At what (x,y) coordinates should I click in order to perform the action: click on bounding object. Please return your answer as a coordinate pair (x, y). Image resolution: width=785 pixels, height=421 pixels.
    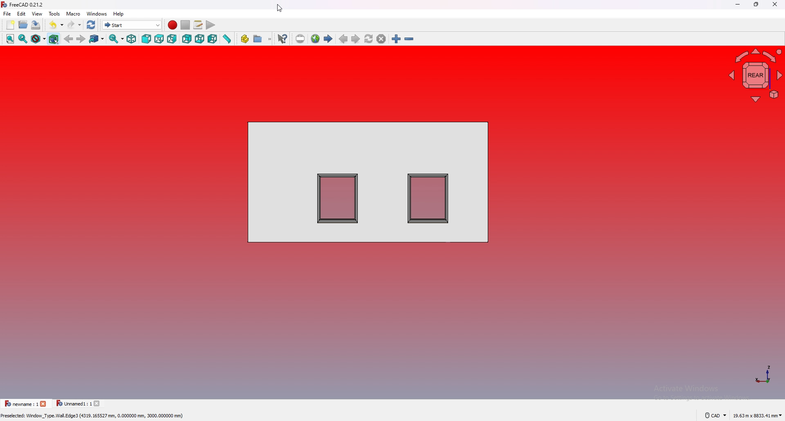
    Looking at the image, I should click on (54, 39).